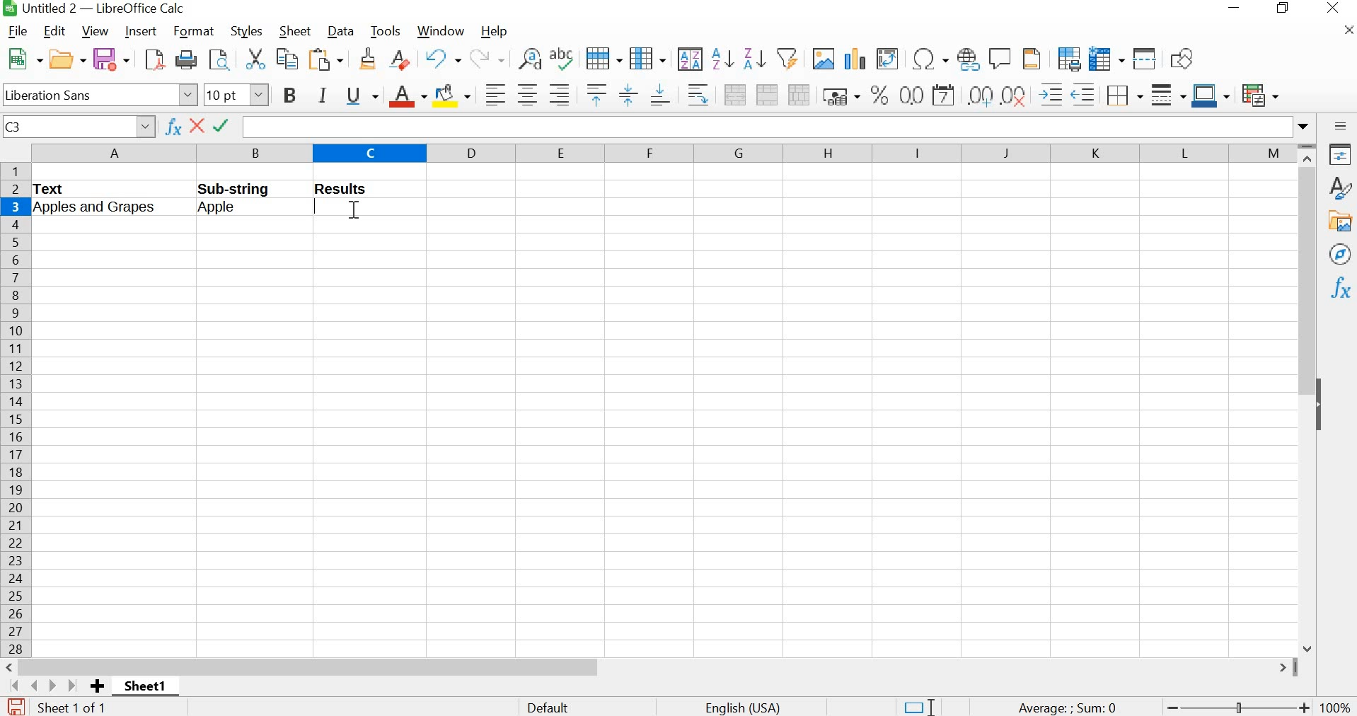 The image size is (1357, 716). Describe the element at coordinates (767, 93) in the screenshot. I see `merge cells` at that location.